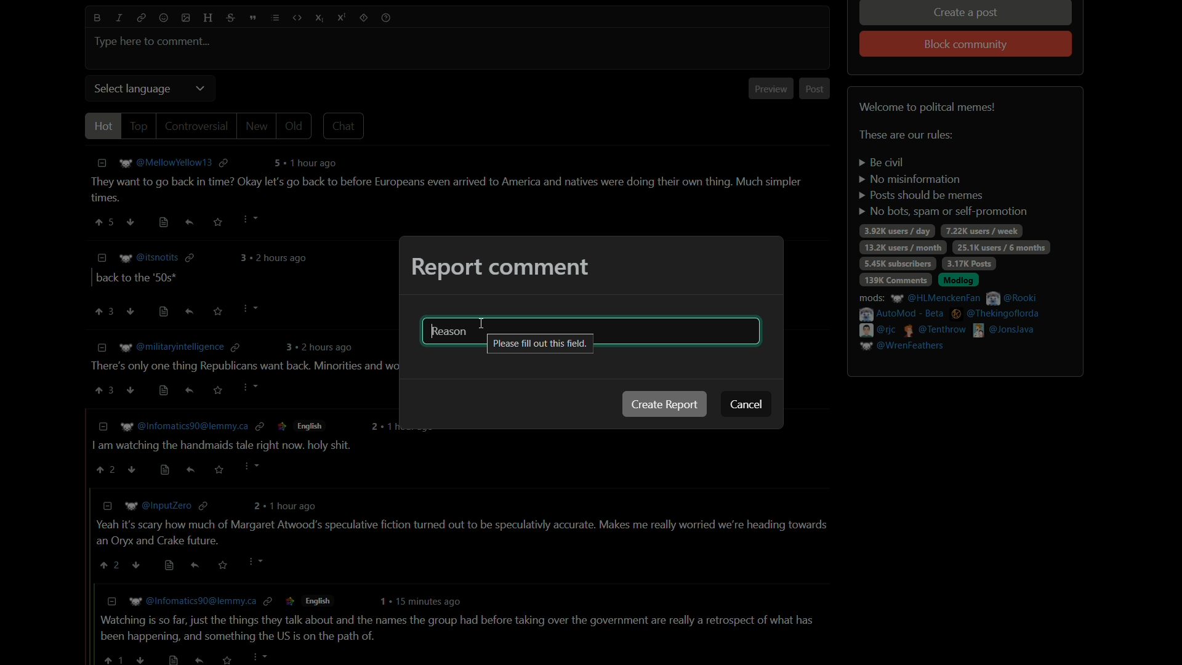 This screenshot has height=665, width=1182. What do you see at coordinates (895, 280) in the screenshot?
I see `139k comments` at bounding box center [895, 280].